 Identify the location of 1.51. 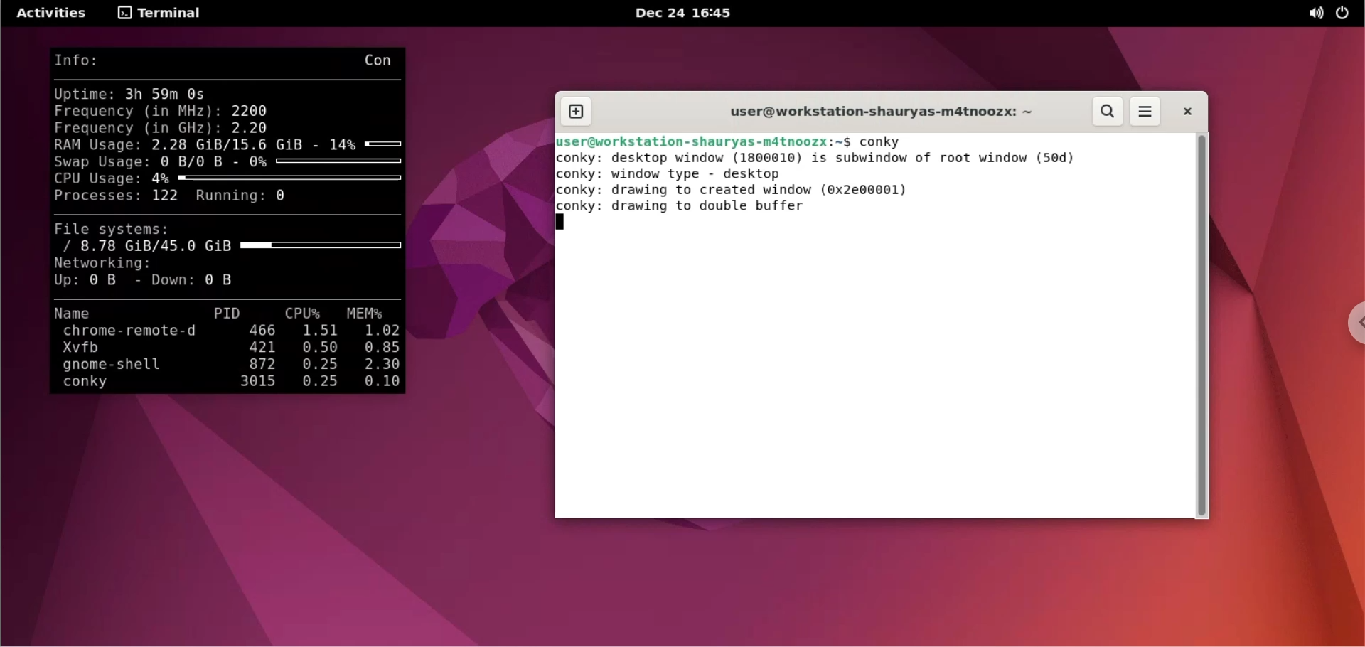
(318, 331).